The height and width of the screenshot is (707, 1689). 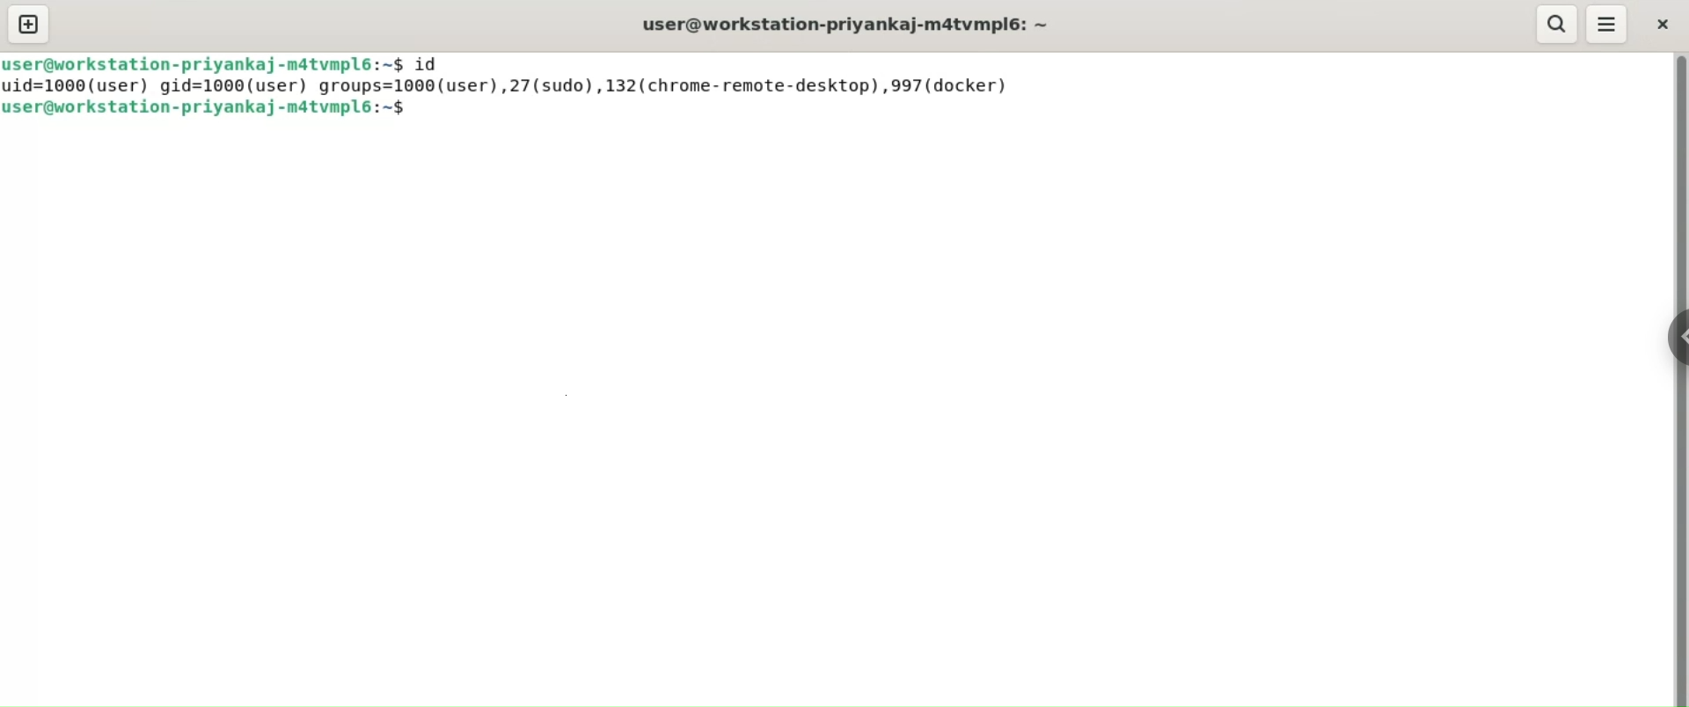 I want to click on menu, so click(x=1607, y=25).